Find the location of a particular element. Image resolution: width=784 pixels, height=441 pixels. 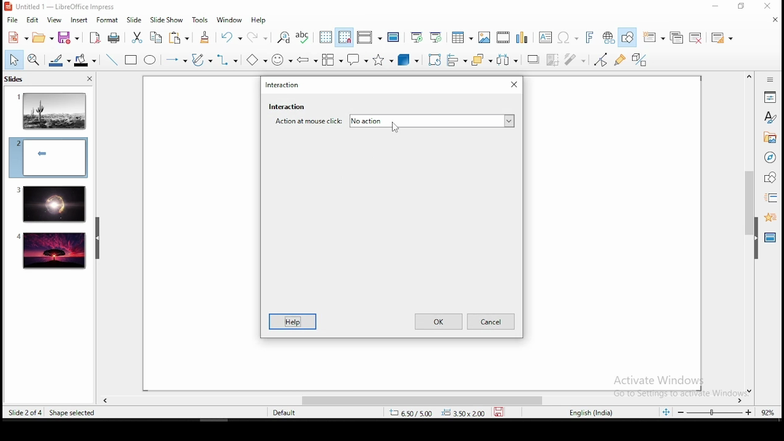

start from current slide is located at coordinates (437, 37).